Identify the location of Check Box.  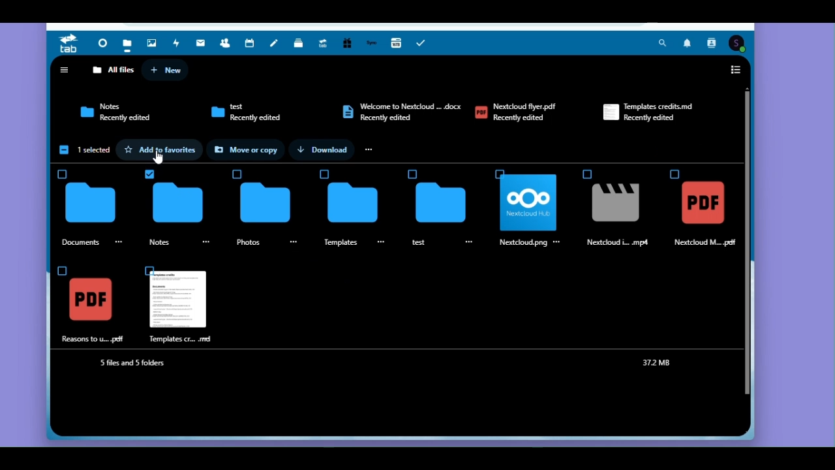
(325, 174).